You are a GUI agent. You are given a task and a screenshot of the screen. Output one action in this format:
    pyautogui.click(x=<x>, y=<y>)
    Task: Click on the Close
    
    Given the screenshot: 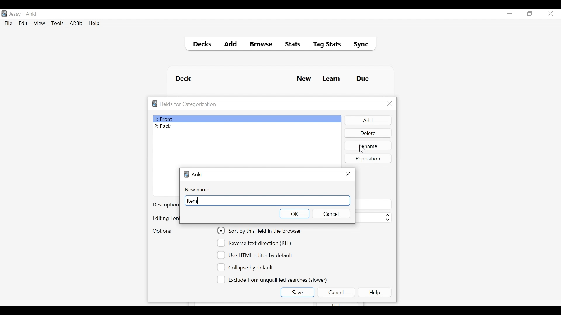 What is the action you would take?
    pyautogui.click(x=550, y=14)
    